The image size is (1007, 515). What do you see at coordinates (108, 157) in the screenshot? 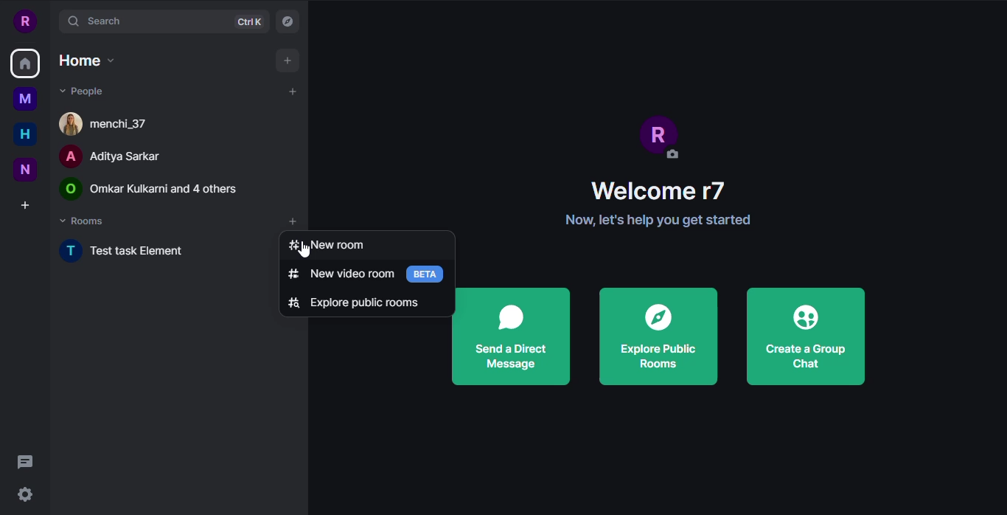
I see `people` at bounding box center [108, 157].